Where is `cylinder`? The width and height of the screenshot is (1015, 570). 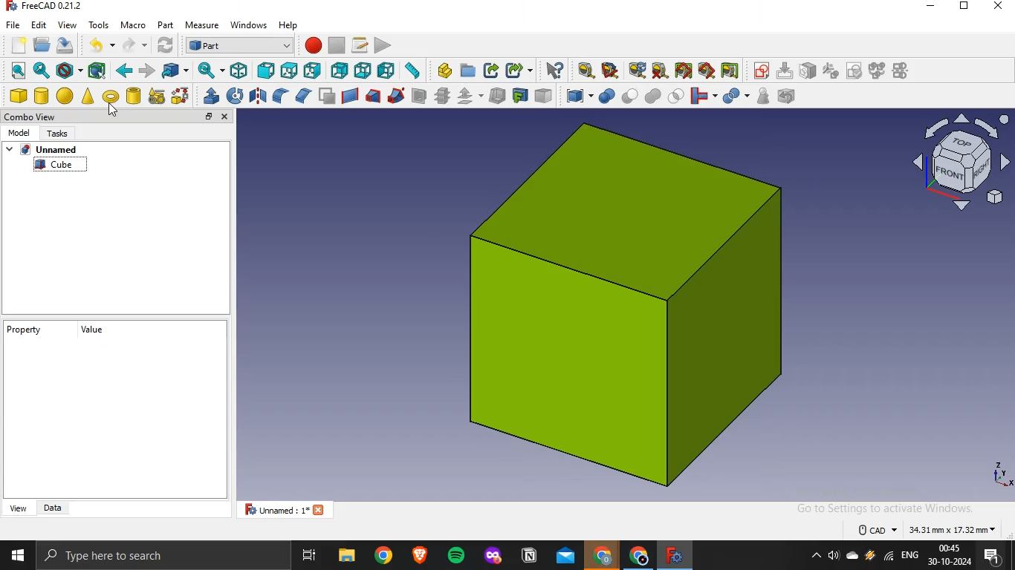
cylinder is located at coordinates (42, 96).